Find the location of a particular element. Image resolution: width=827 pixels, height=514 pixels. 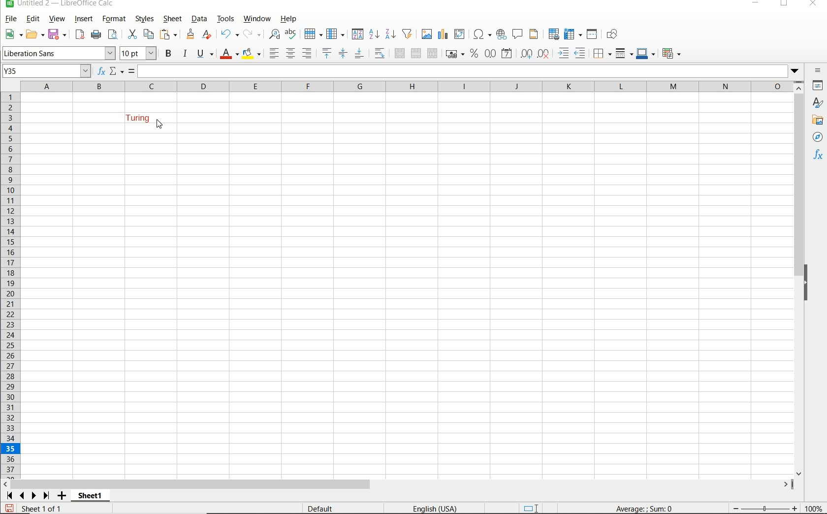

EDIT is located at coordinates (32, 19).